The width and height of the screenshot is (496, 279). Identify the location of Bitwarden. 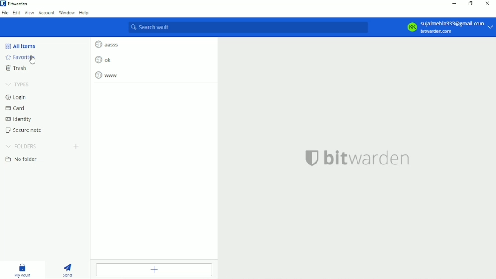
(16, 4).